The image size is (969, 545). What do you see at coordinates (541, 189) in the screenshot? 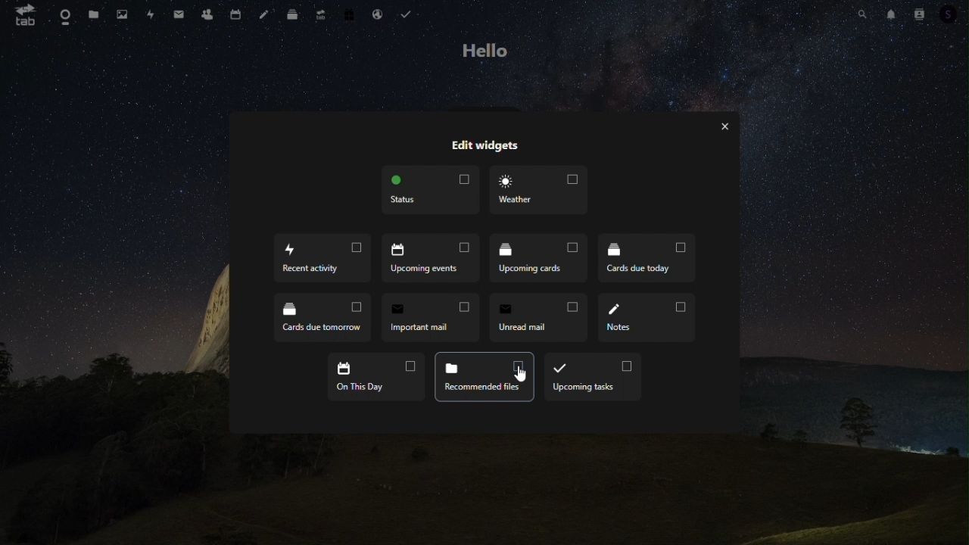
I see `weather` at bounding box center [541, 189].